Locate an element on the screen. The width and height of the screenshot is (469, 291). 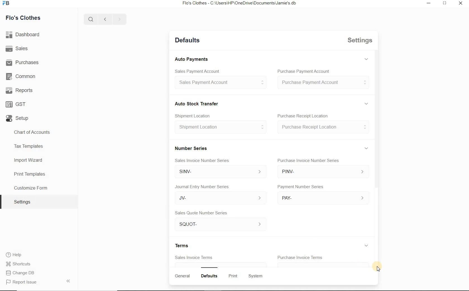
Previous is located at coordinates (104, 19).